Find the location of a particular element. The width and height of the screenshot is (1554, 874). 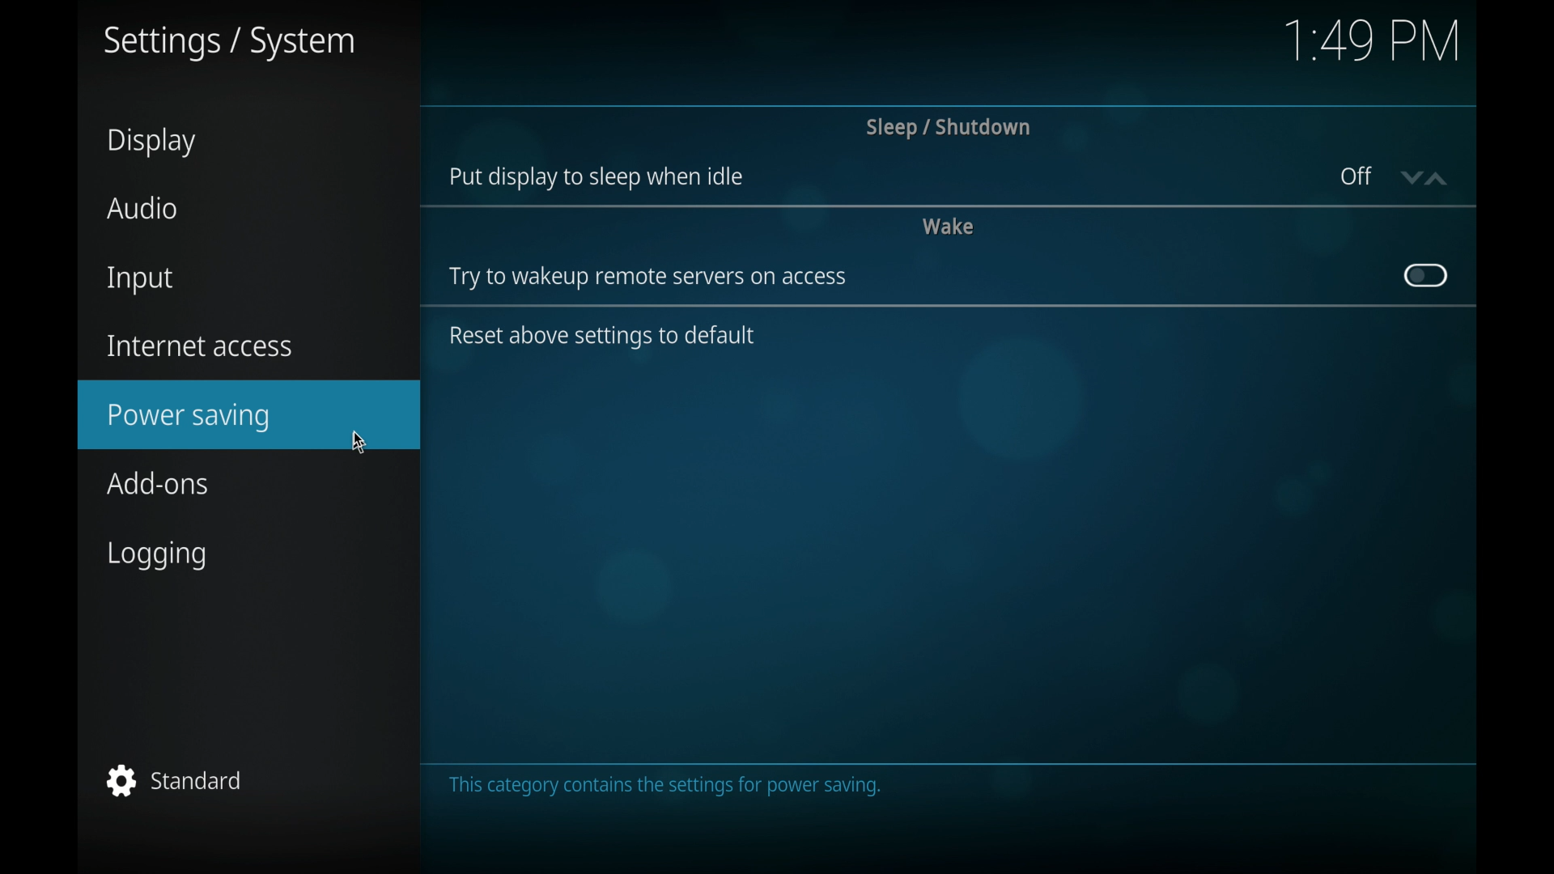

cursor is located at coordinates (359, 442).